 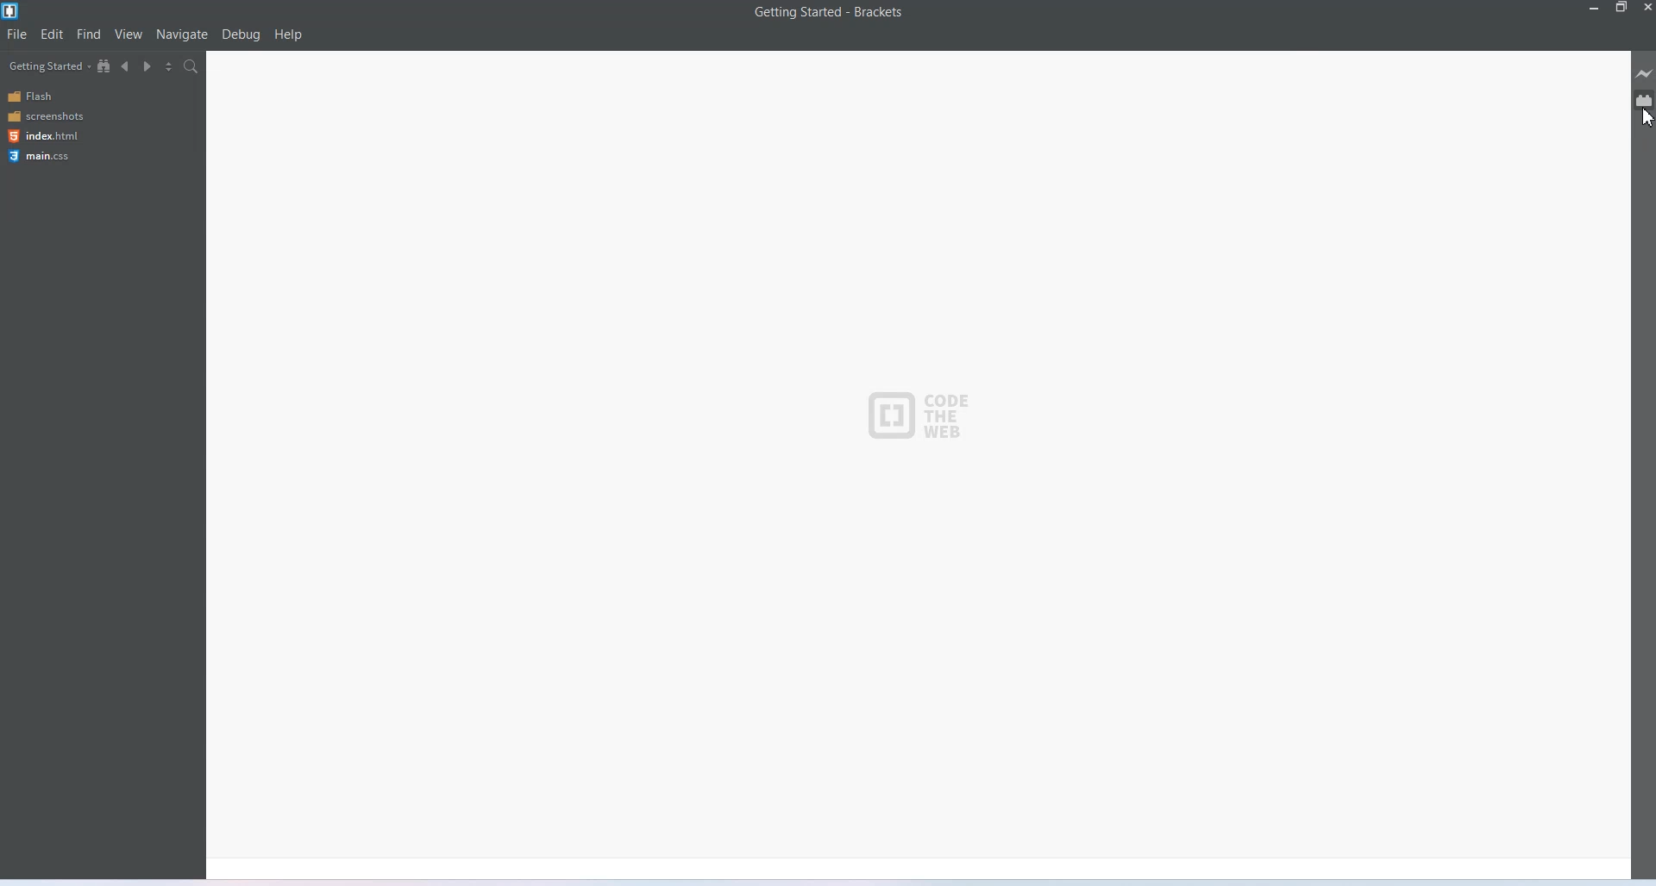 I want to click on Navigate, so click(x=182, y=35).